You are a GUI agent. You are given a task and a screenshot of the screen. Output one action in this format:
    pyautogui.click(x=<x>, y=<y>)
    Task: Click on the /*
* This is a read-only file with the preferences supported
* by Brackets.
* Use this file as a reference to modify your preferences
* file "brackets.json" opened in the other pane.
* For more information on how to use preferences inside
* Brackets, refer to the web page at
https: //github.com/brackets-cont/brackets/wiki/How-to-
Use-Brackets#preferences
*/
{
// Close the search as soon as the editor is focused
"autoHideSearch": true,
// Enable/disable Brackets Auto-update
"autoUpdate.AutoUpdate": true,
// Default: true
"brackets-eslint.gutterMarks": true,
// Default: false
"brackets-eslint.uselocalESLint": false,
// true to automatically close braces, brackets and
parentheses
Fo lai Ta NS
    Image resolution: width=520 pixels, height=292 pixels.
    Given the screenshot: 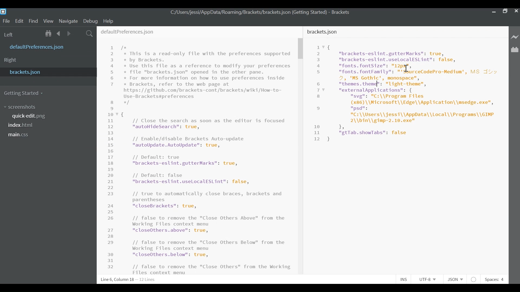 What is the action you would take?
    pyautogui.click(x=206, y=156)
    